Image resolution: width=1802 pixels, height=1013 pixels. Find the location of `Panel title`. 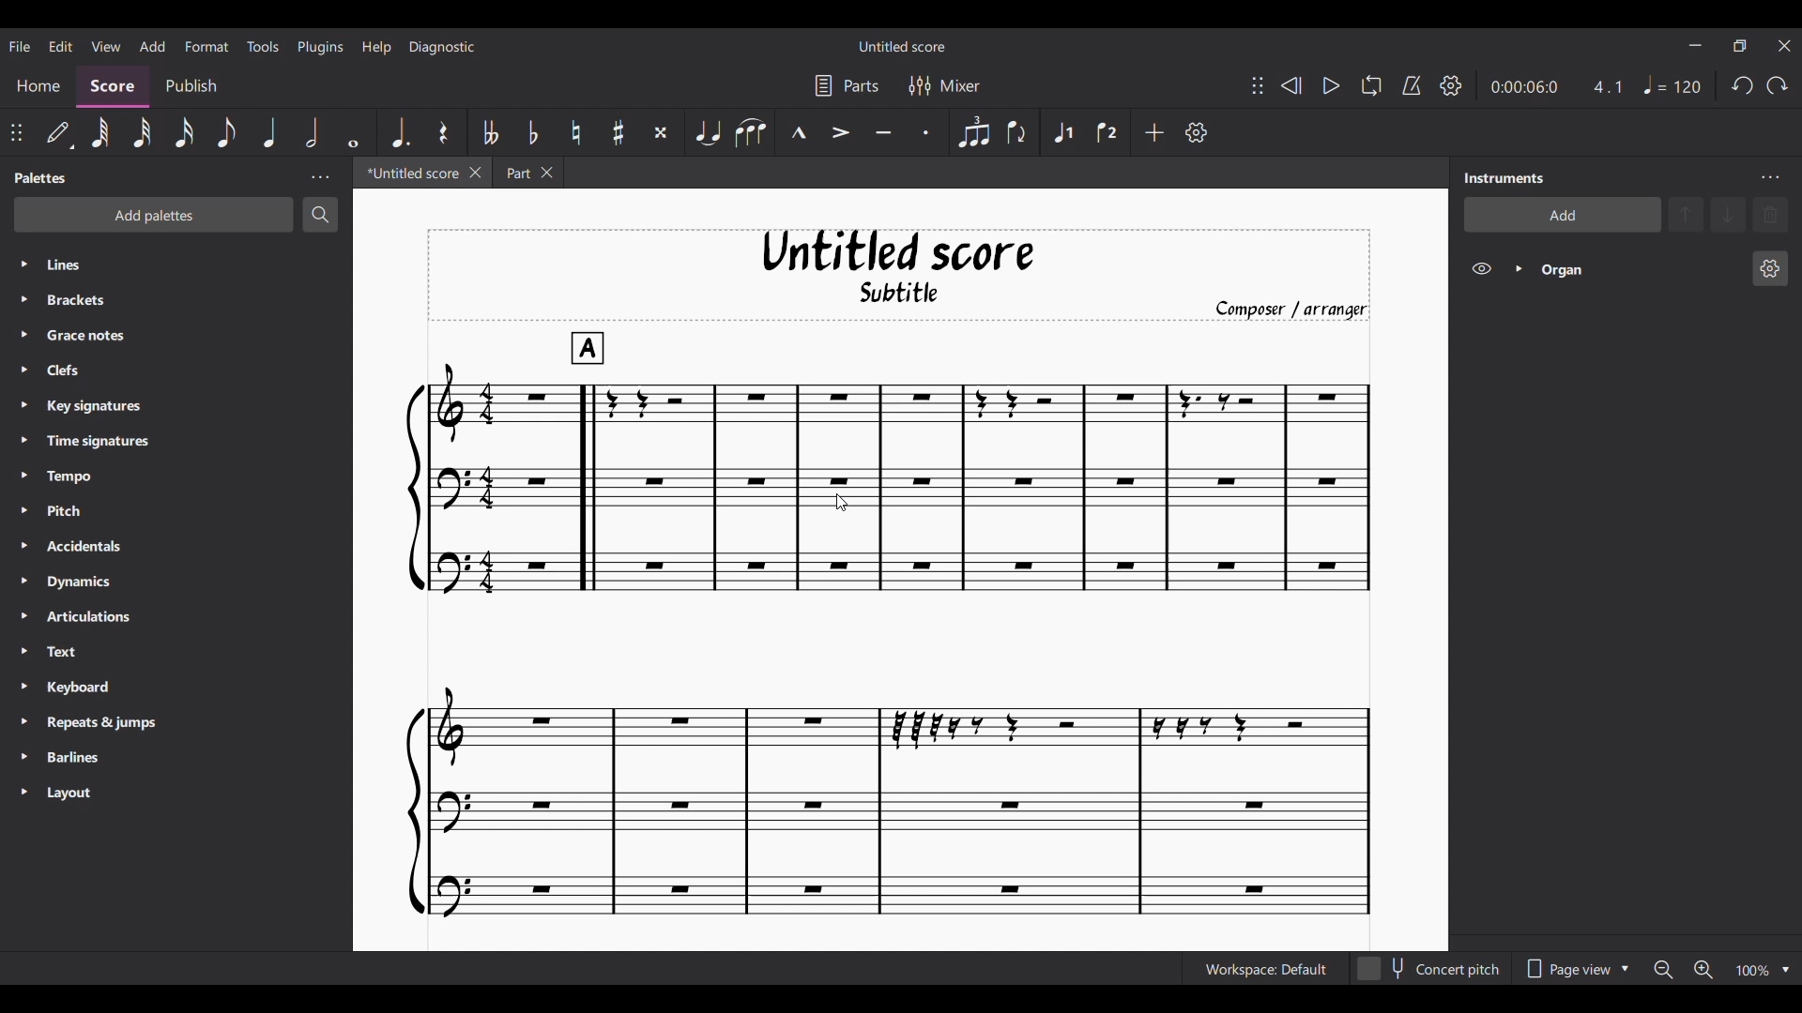

Panel title is located at coordinates (41, 178).